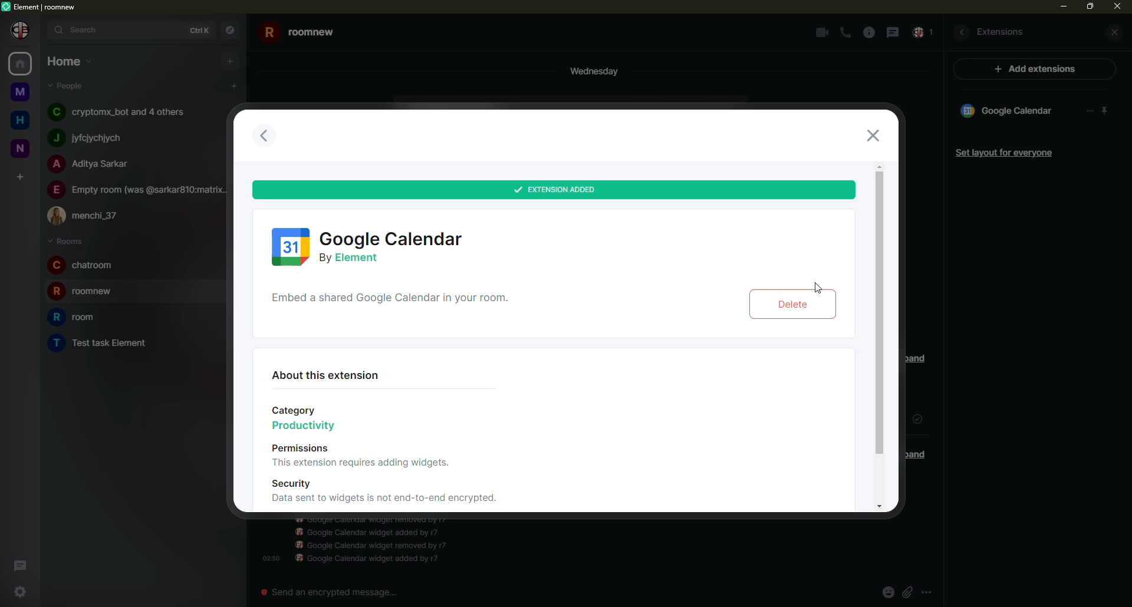  Describe the element at coordinates (200, 29) in the screenshot. I see `ctrlK` at that location.